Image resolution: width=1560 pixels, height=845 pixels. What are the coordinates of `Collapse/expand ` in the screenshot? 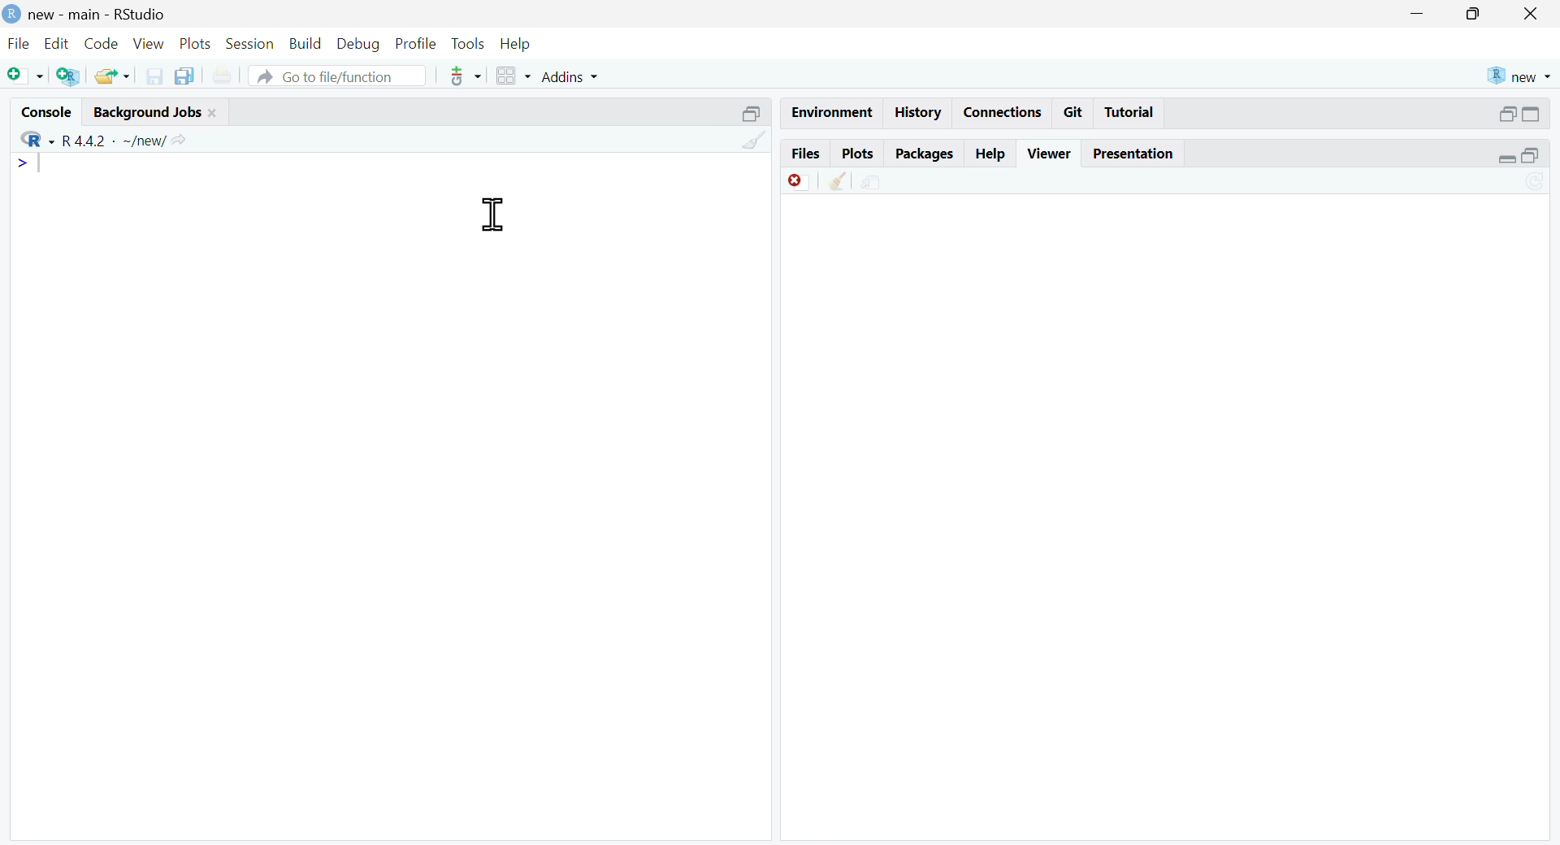 It's located at (1506, 158).